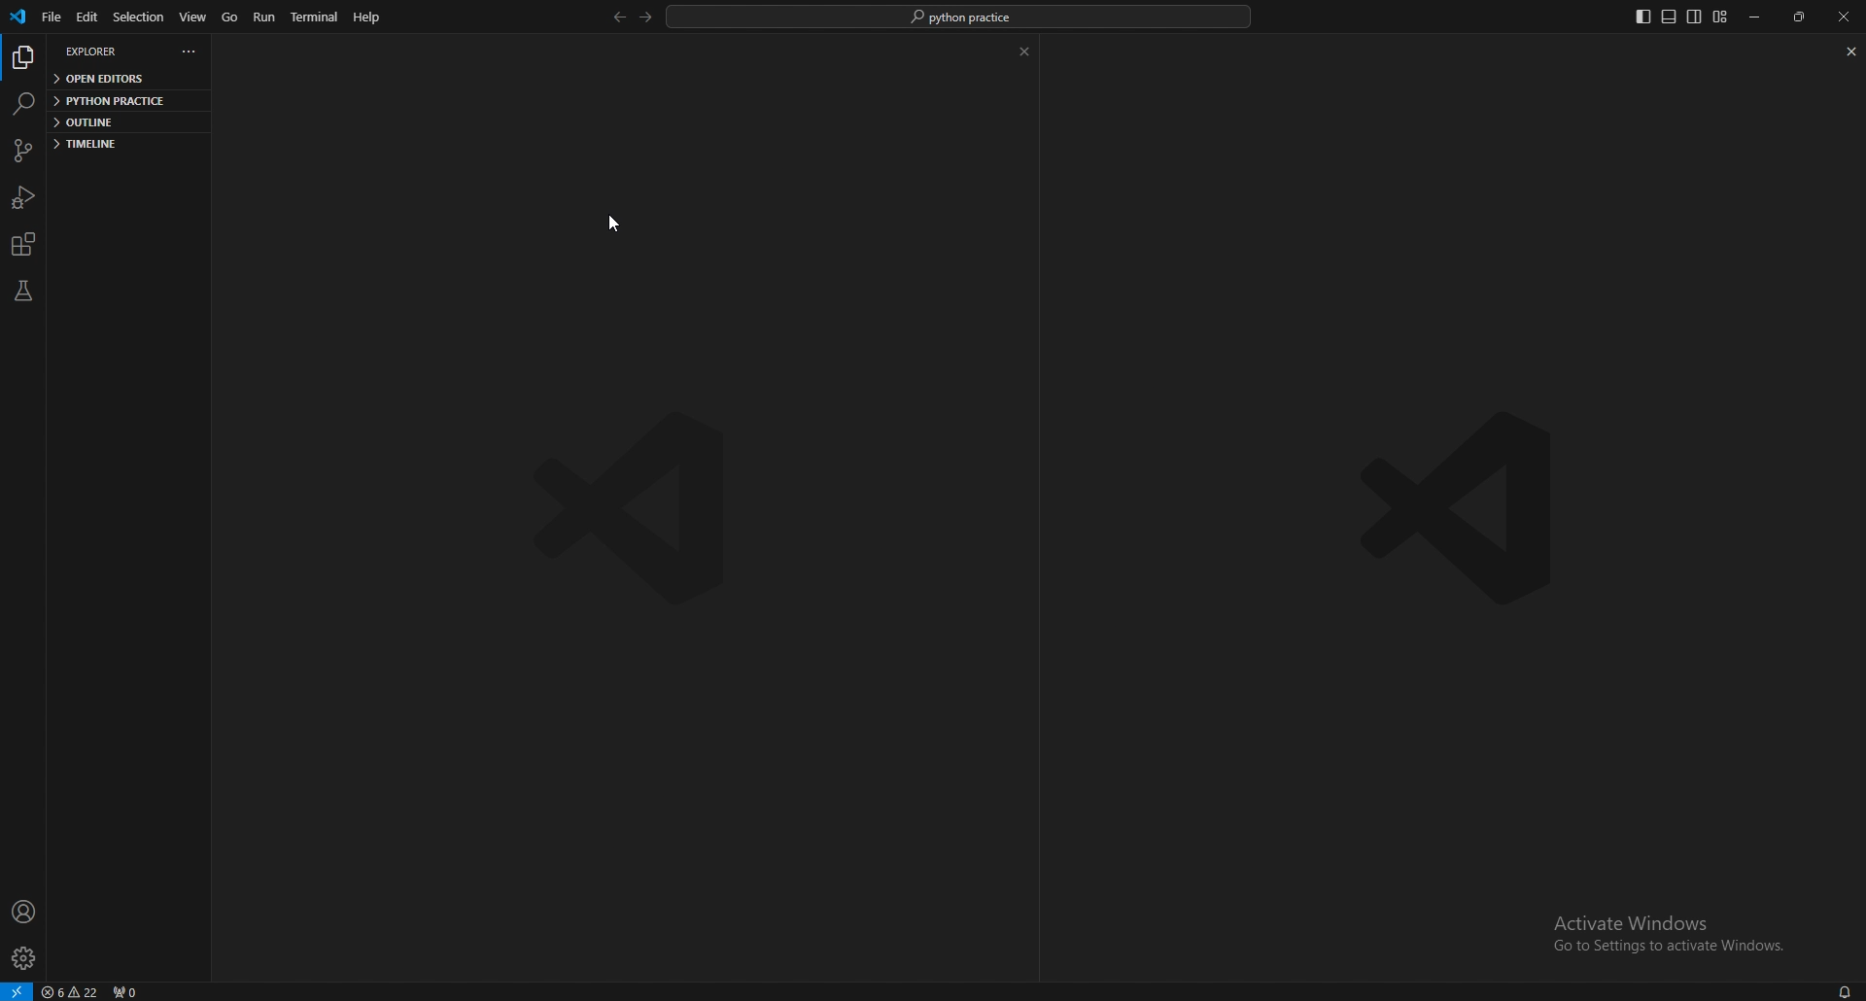  I want to click on toggle primary side bar, so click(1641, 17).